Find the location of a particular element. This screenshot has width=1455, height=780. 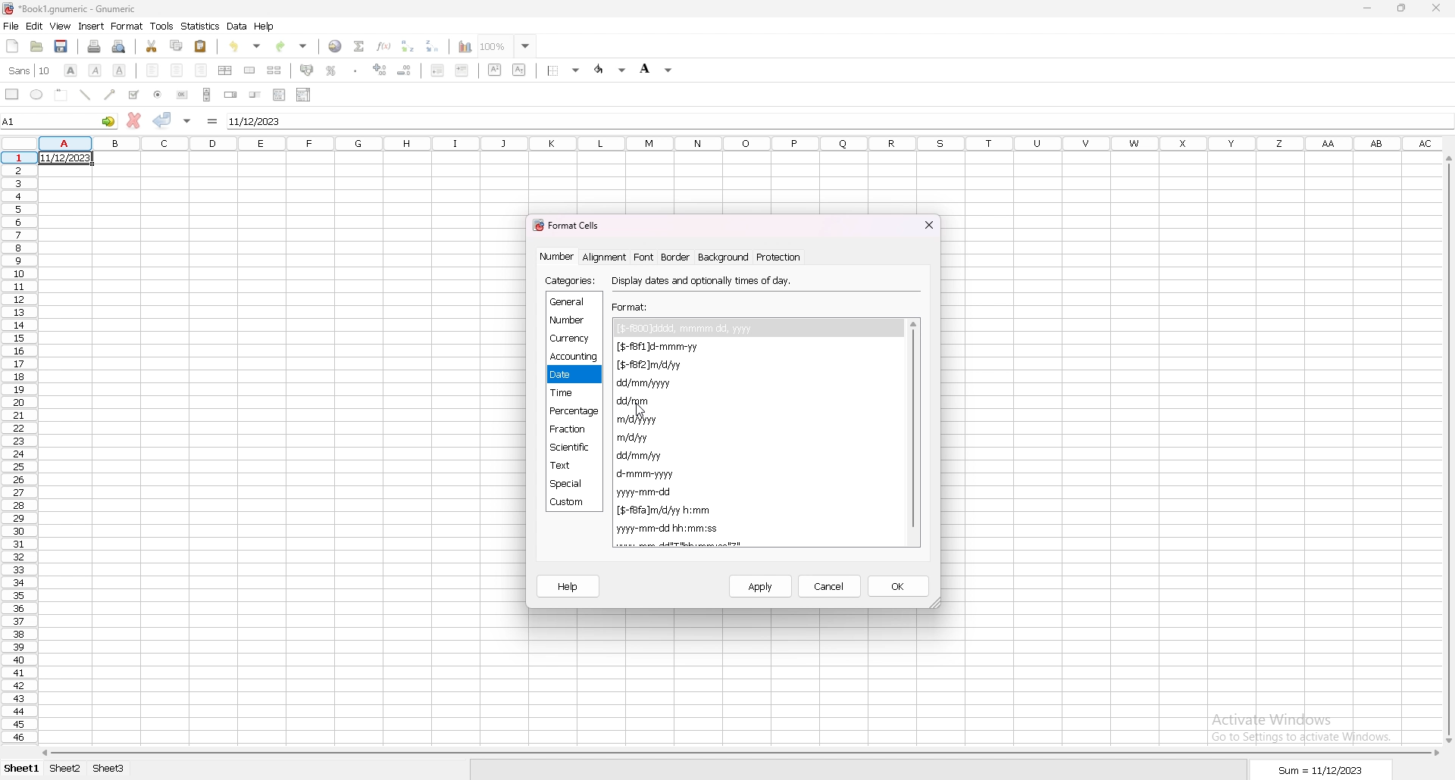

scroll bar is located at coordinates (911, 432).